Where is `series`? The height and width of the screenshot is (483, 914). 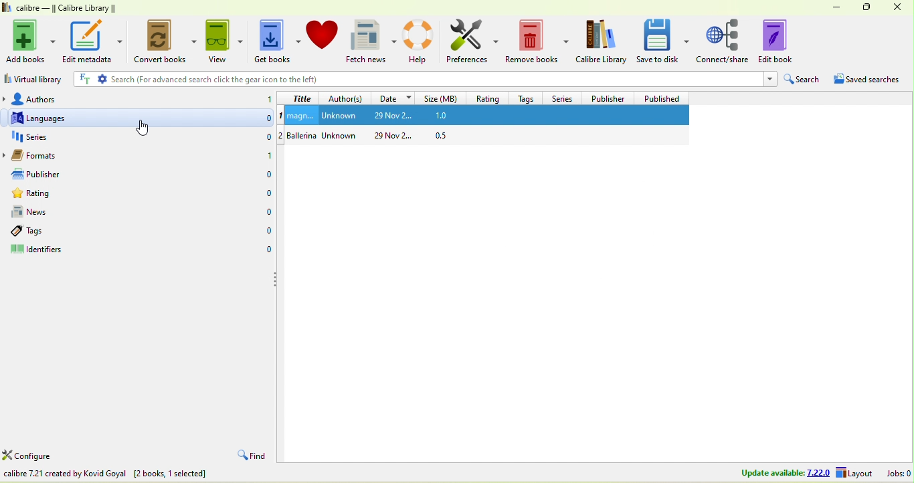 series is located at coordinates (558, 98).